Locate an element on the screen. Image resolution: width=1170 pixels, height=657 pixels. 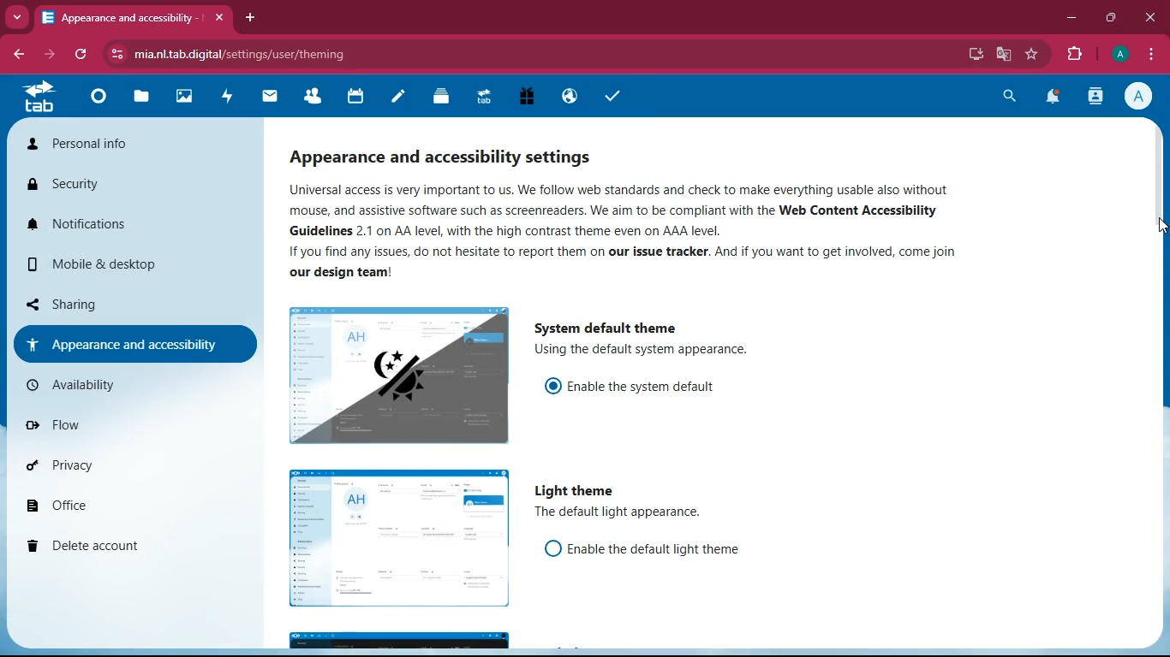
office is located at coordinates (120, 504).